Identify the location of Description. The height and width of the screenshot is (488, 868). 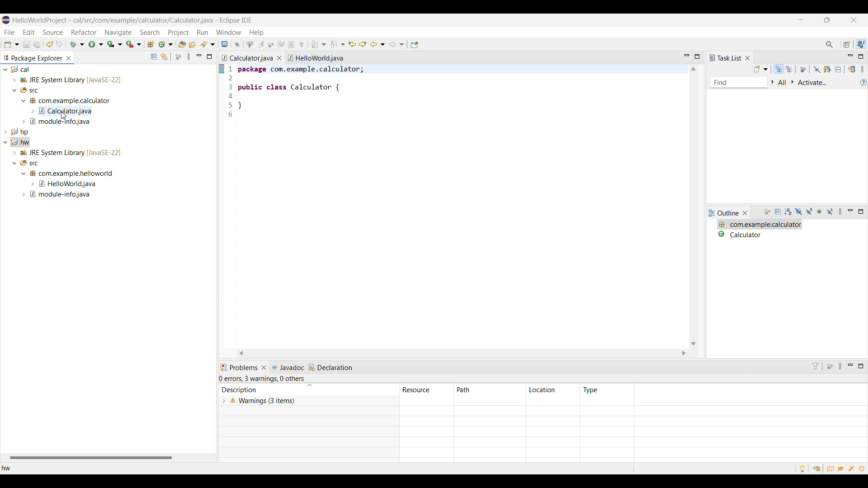
(262, 389).